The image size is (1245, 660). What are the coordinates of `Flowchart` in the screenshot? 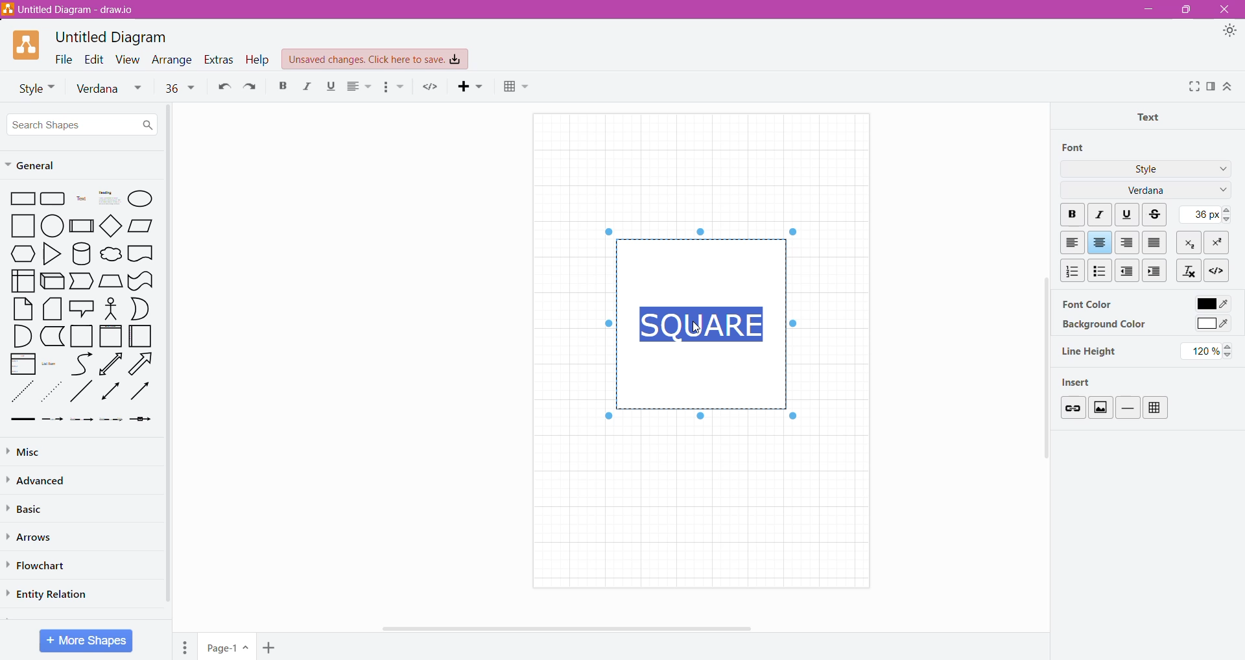 It's located at (40, 566).